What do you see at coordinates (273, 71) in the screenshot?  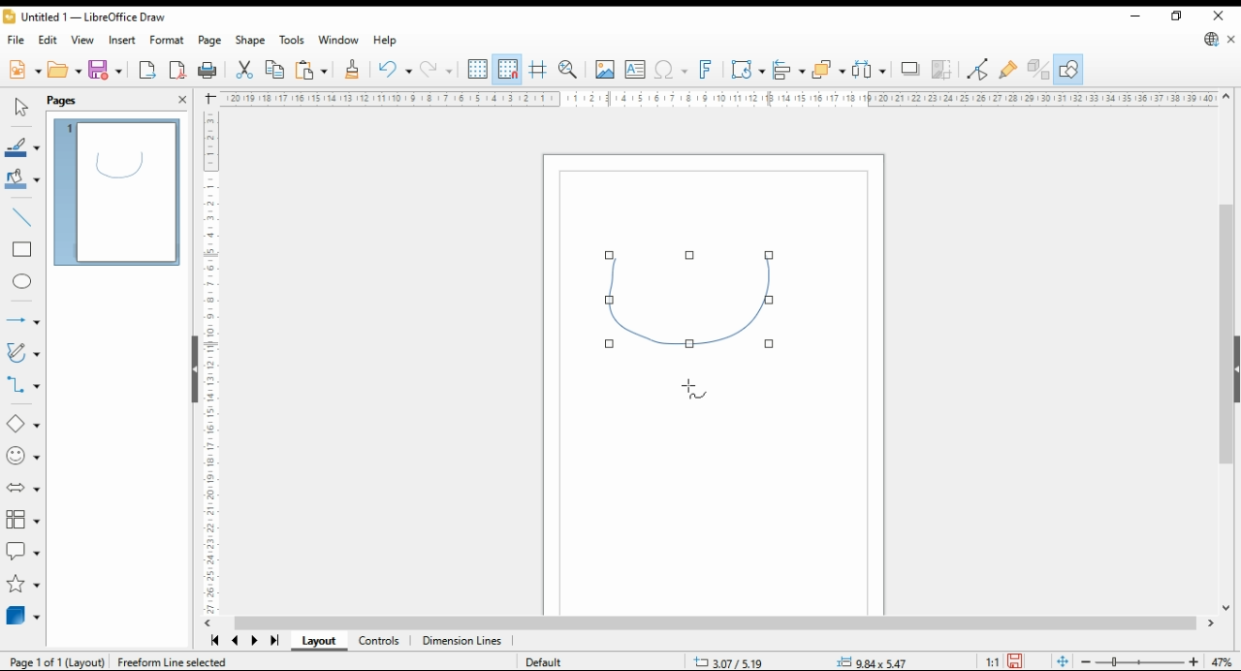 I see `copy` at bounding box center [273, 71].